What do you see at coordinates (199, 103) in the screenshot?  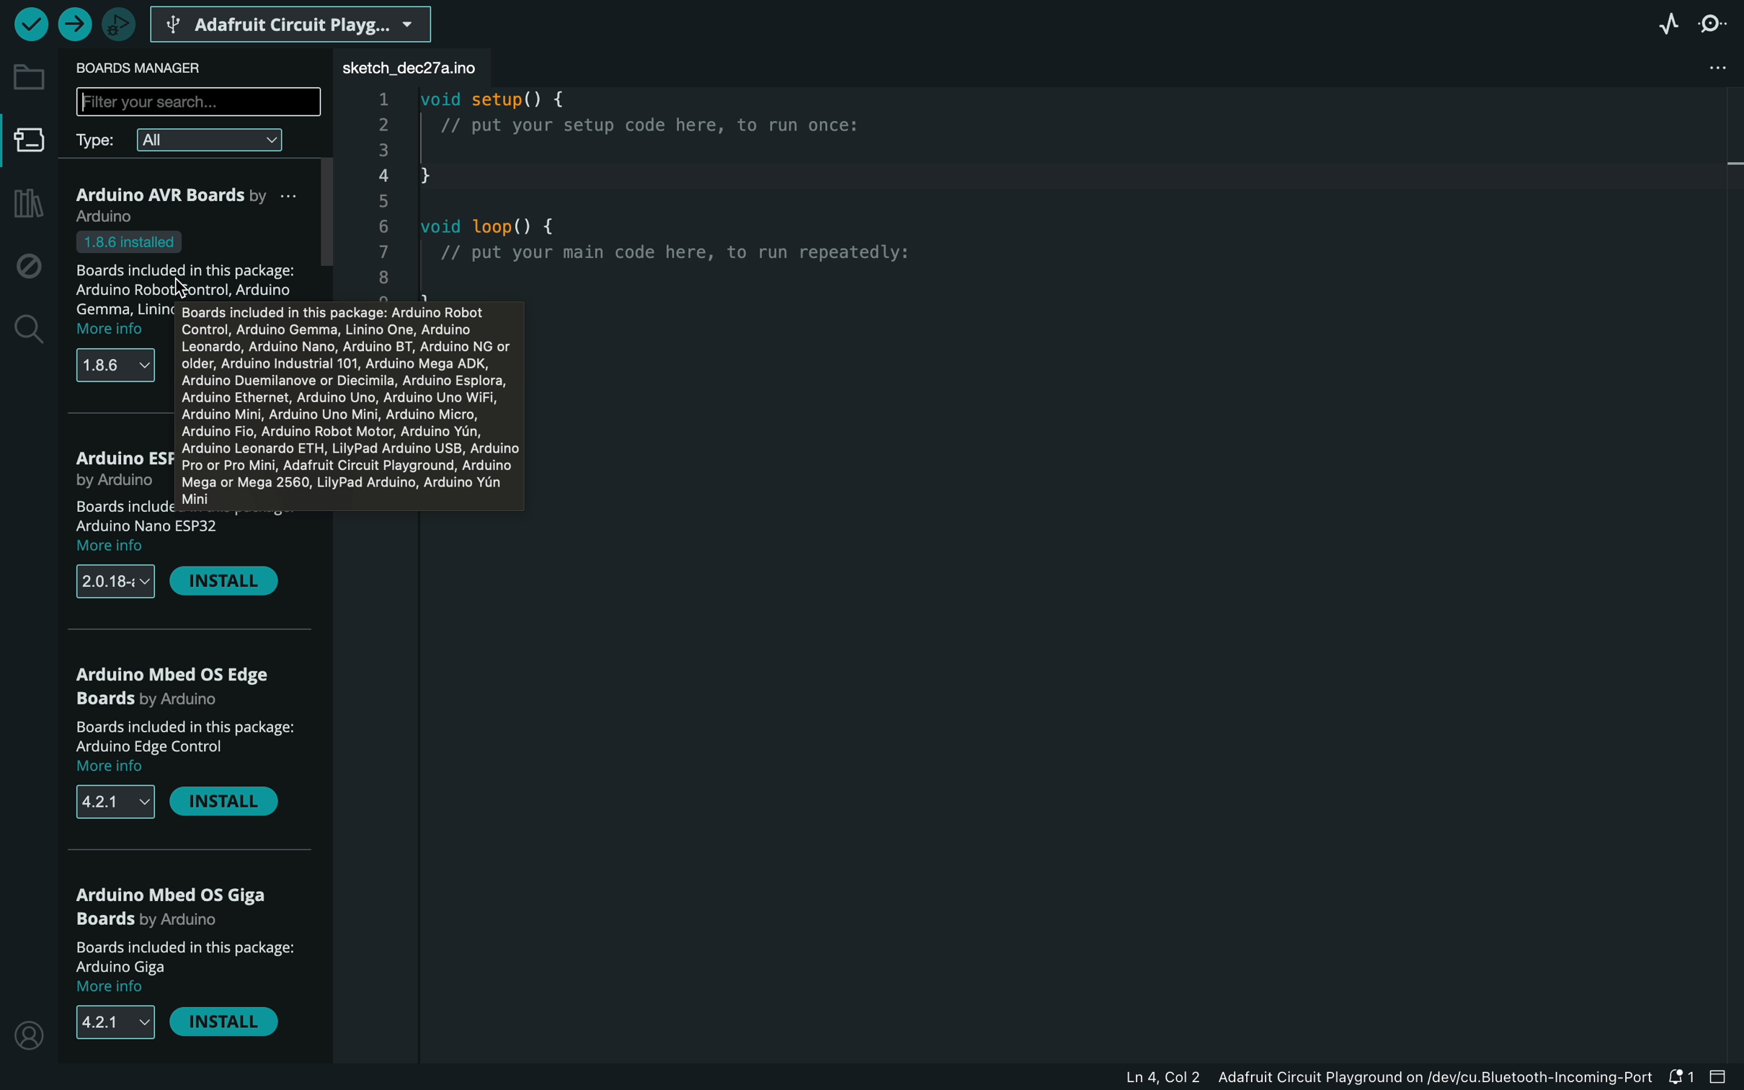 I see `search bar` at bounding box center [199, 103].